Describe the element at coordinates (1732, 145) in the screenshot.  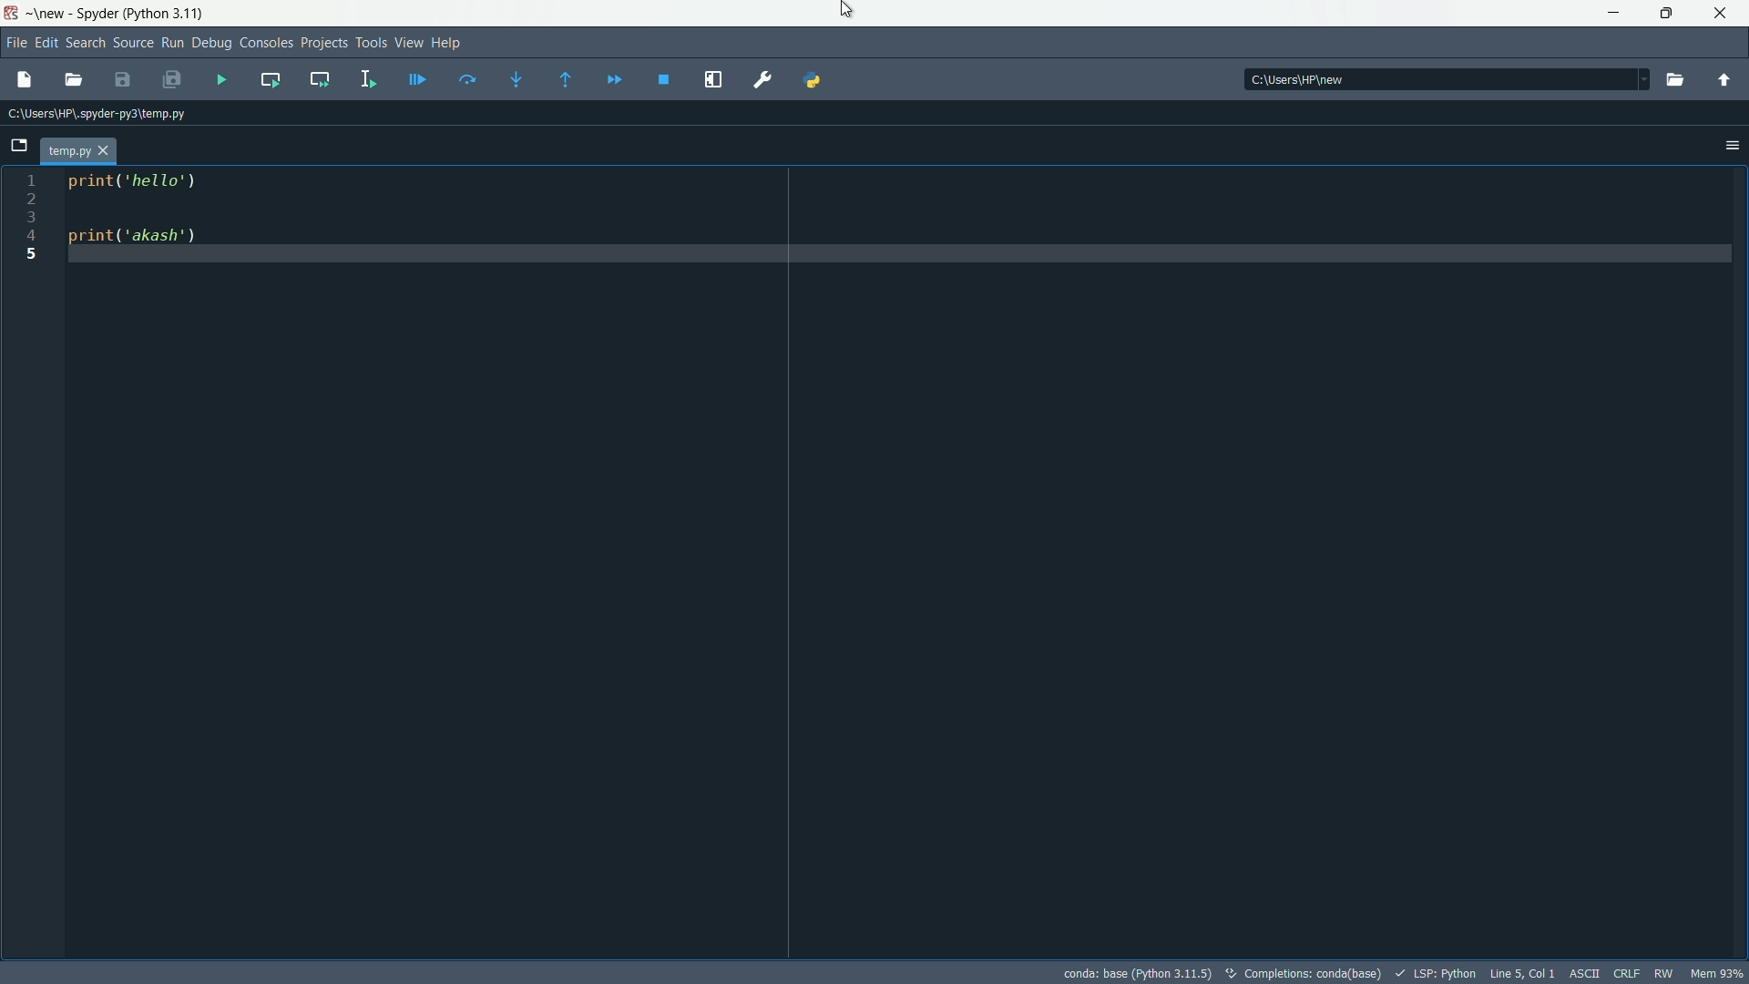
I see `options` at that location.